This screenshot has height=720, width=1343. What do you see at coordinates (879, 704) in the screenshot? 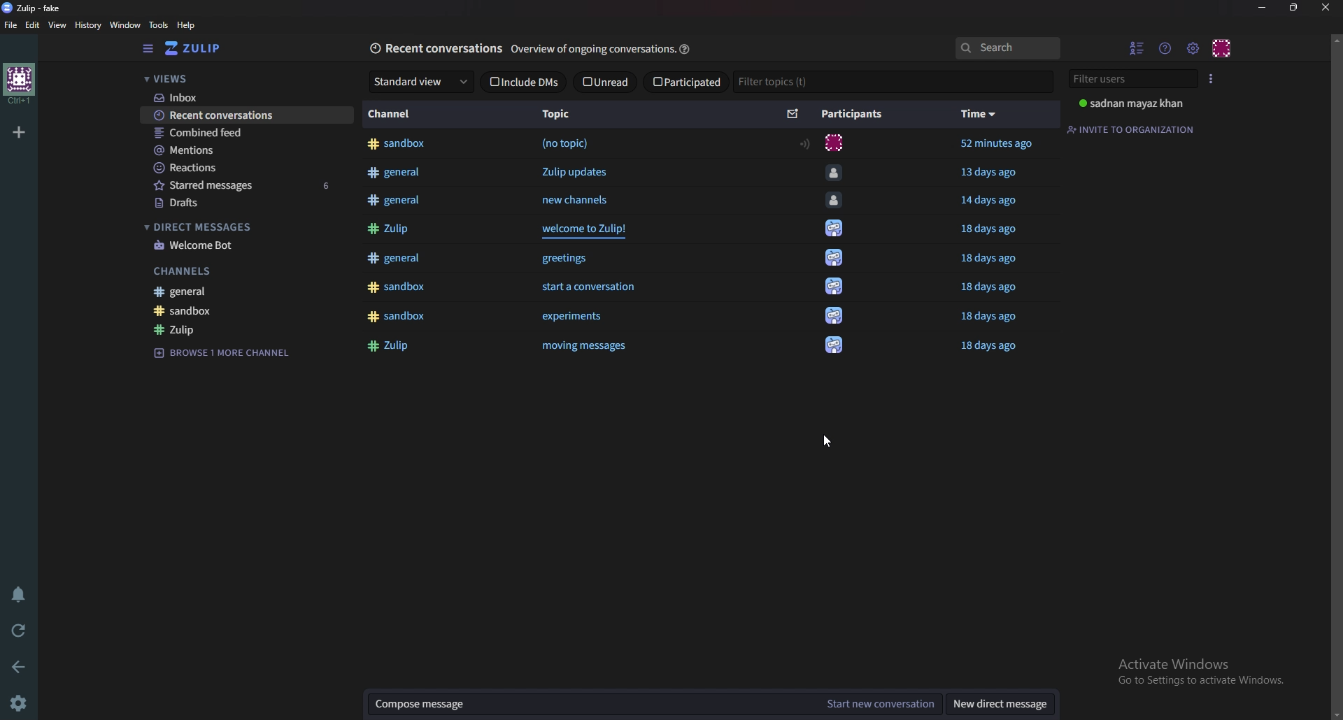
I see `Start new conversation` at bounding box center [879, 704].